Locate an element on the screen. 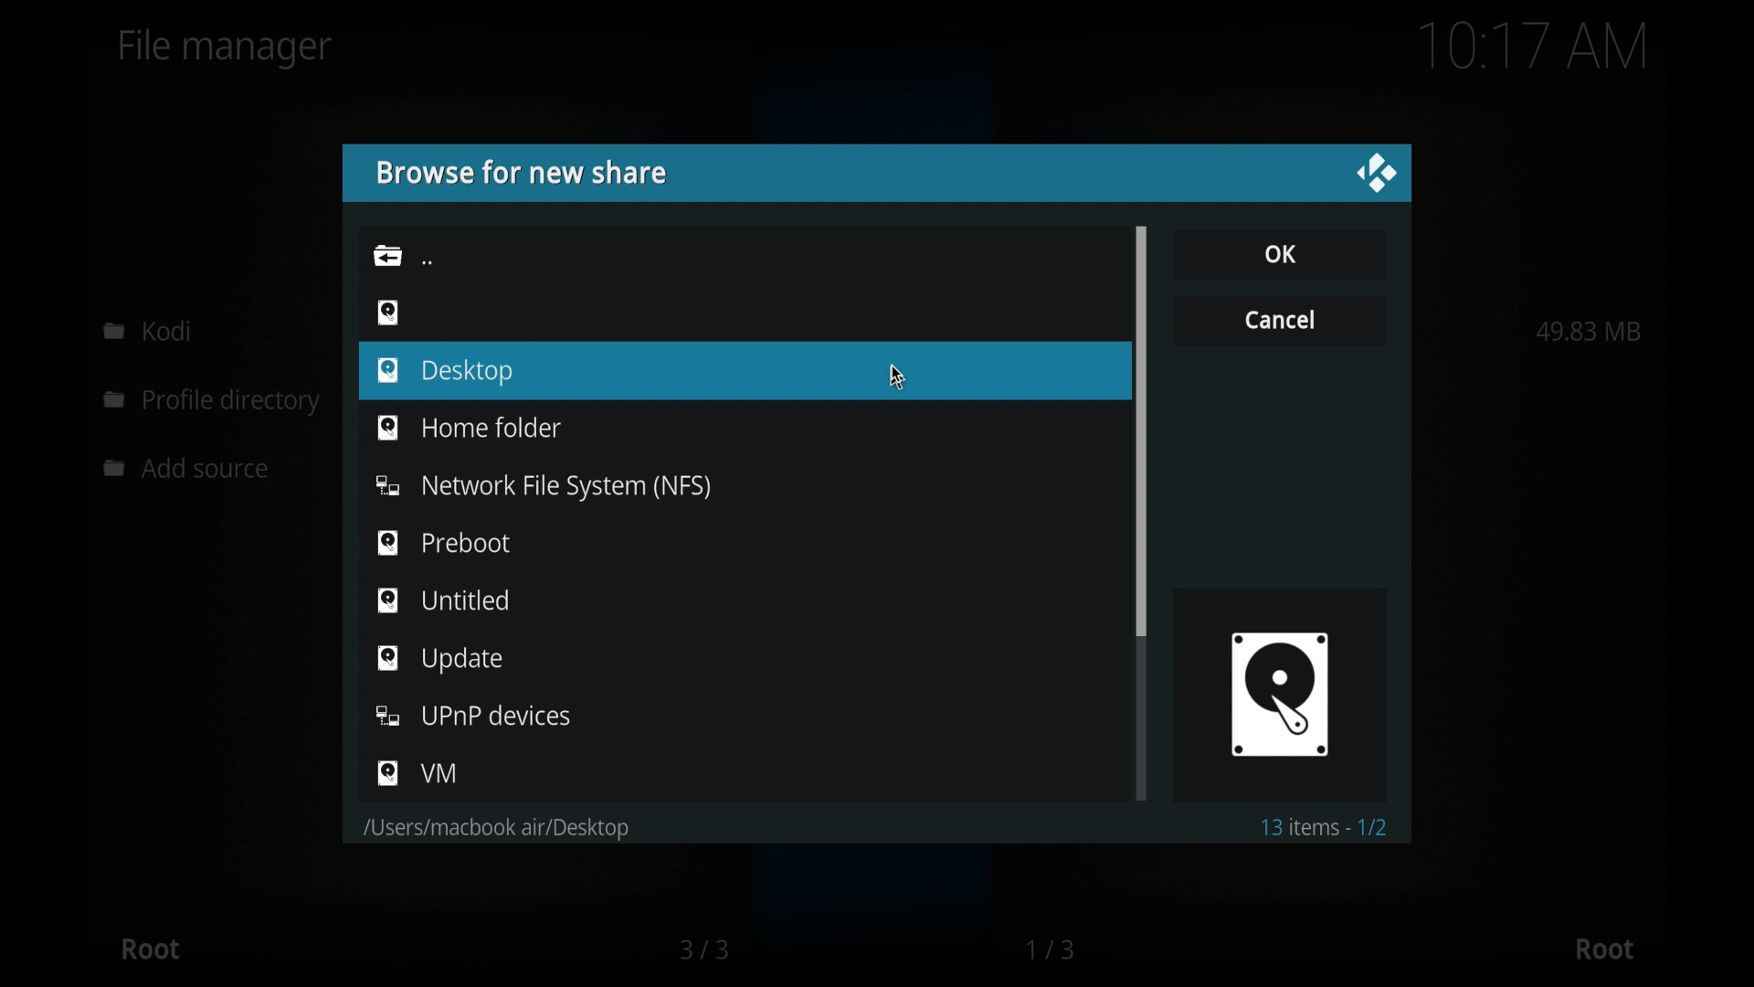  folder is located at coordinates (387, 255).